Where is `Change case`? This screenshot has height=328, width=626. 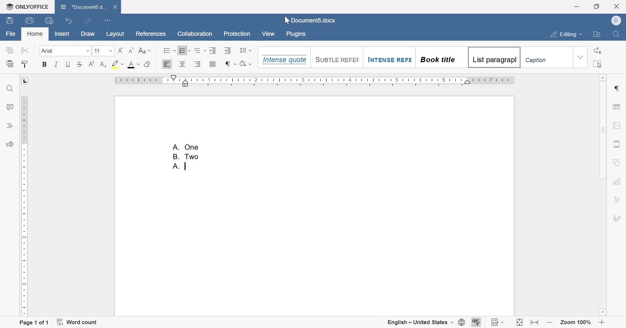 Change case is located at coordinates (145, 50).